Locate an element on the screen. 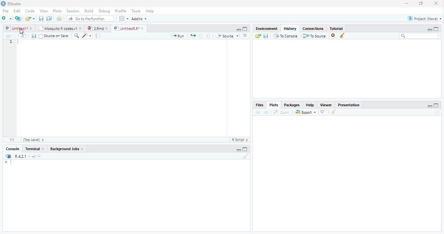 The image size is (444, 234). Print is located at coordinates (60, 19).